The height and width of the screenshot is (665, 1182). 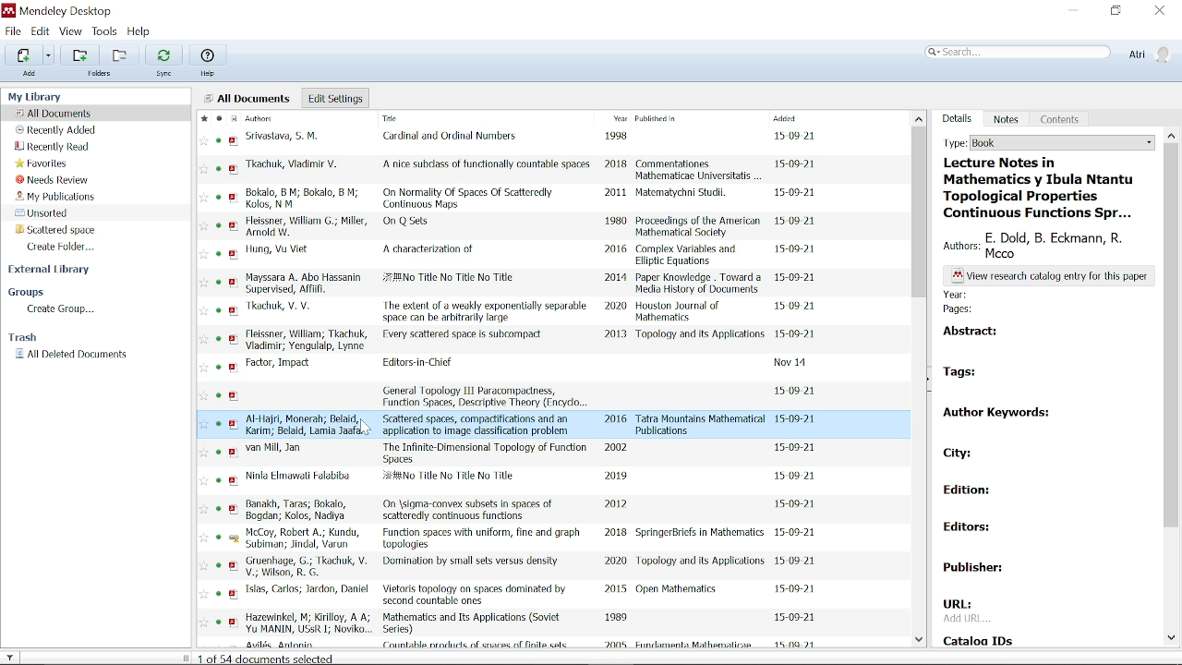 I want to click on Recently read, so click(x=53, y=148).